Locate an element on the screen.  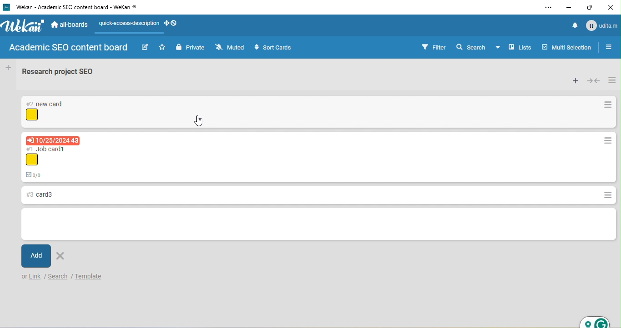
minimize is located at coordinates (570, 8).